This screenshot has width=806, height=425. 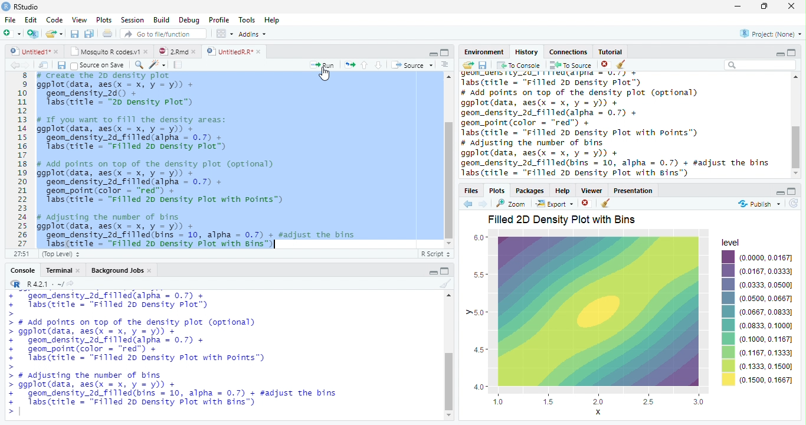 I want to click on Run, so click(x=320, y=66).